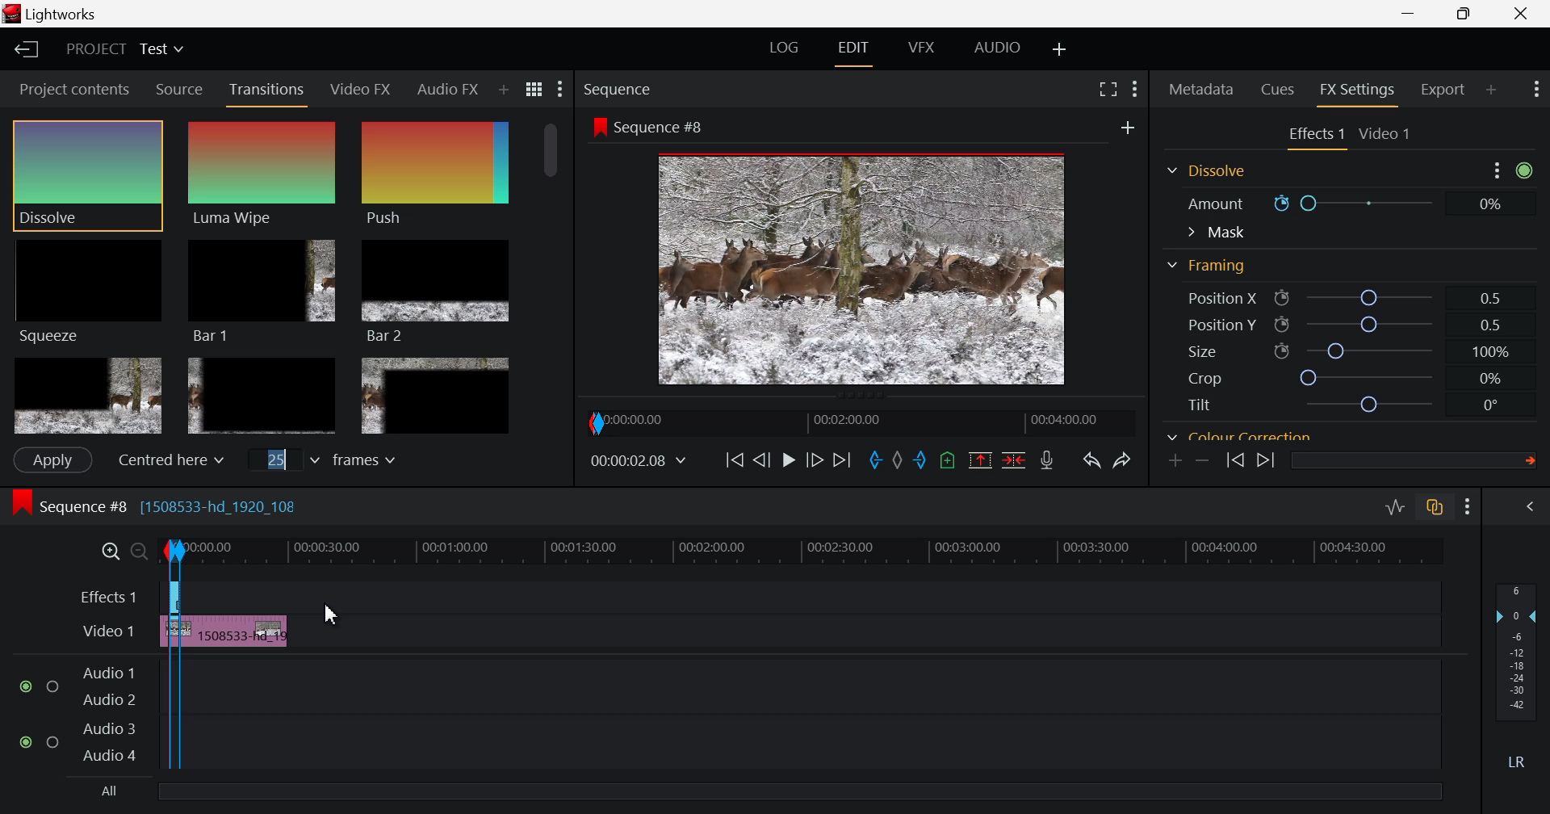  I want to click on Add, so click(1128, 128).